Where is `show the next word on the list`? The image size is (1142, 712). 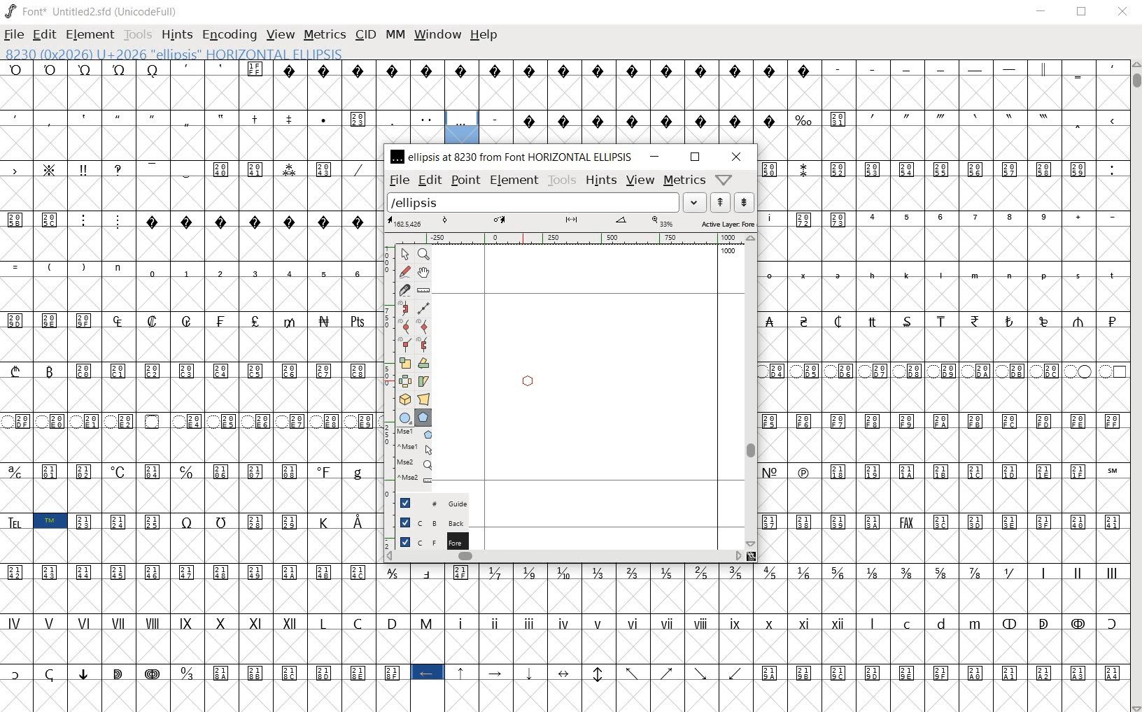 show the next word on the list is located at coordinates (720, 202).